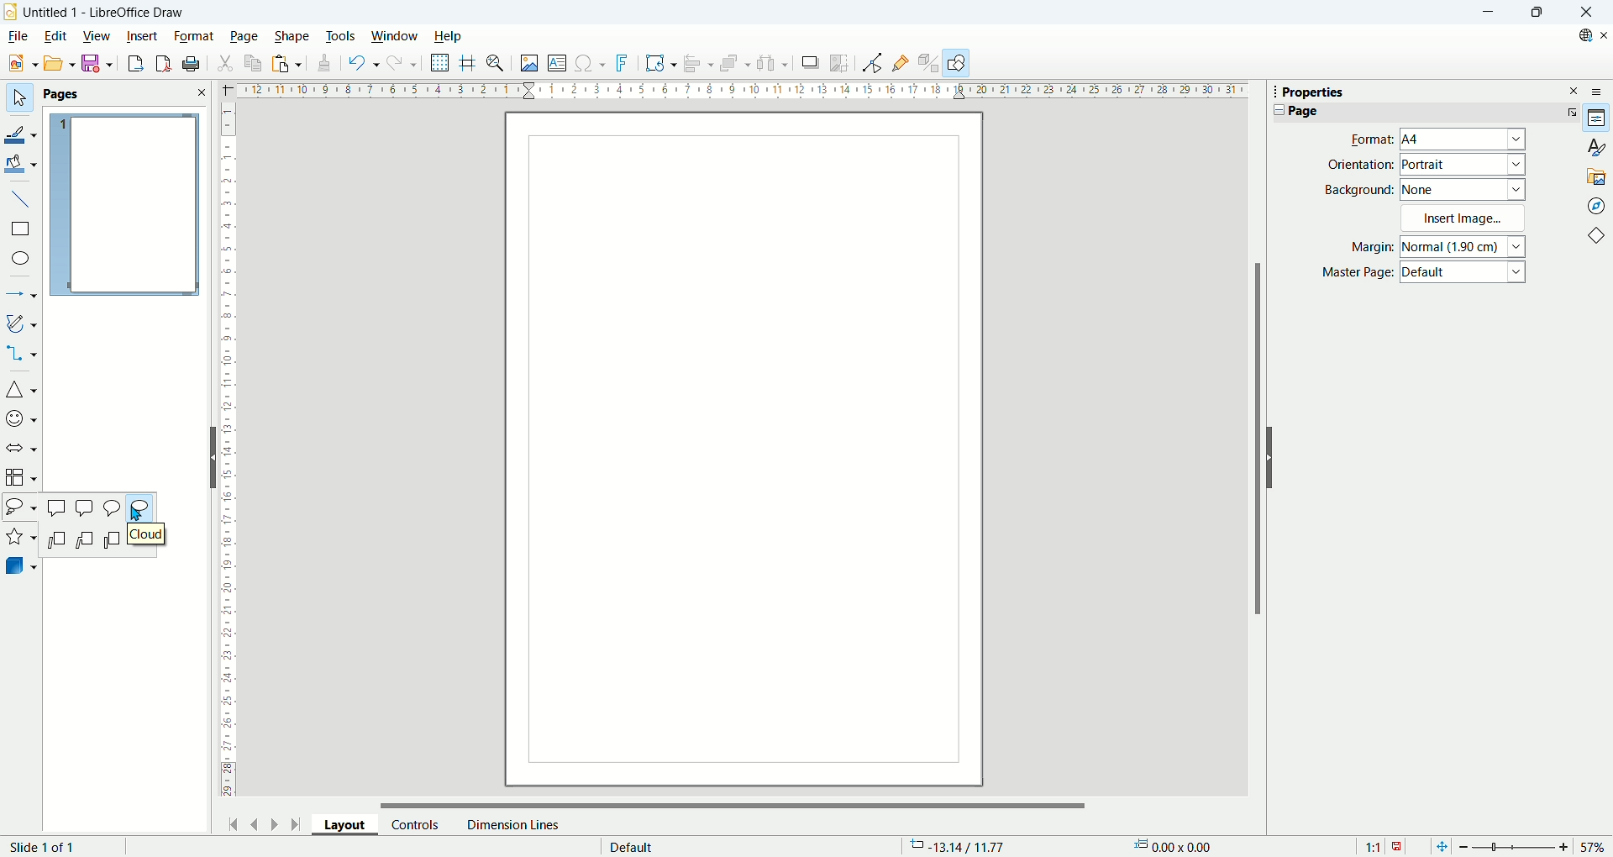  Describe the element at coordinates (104, 10) in the screenshot. I see `Untitled 1 - LiberOffice Draw` at that location.